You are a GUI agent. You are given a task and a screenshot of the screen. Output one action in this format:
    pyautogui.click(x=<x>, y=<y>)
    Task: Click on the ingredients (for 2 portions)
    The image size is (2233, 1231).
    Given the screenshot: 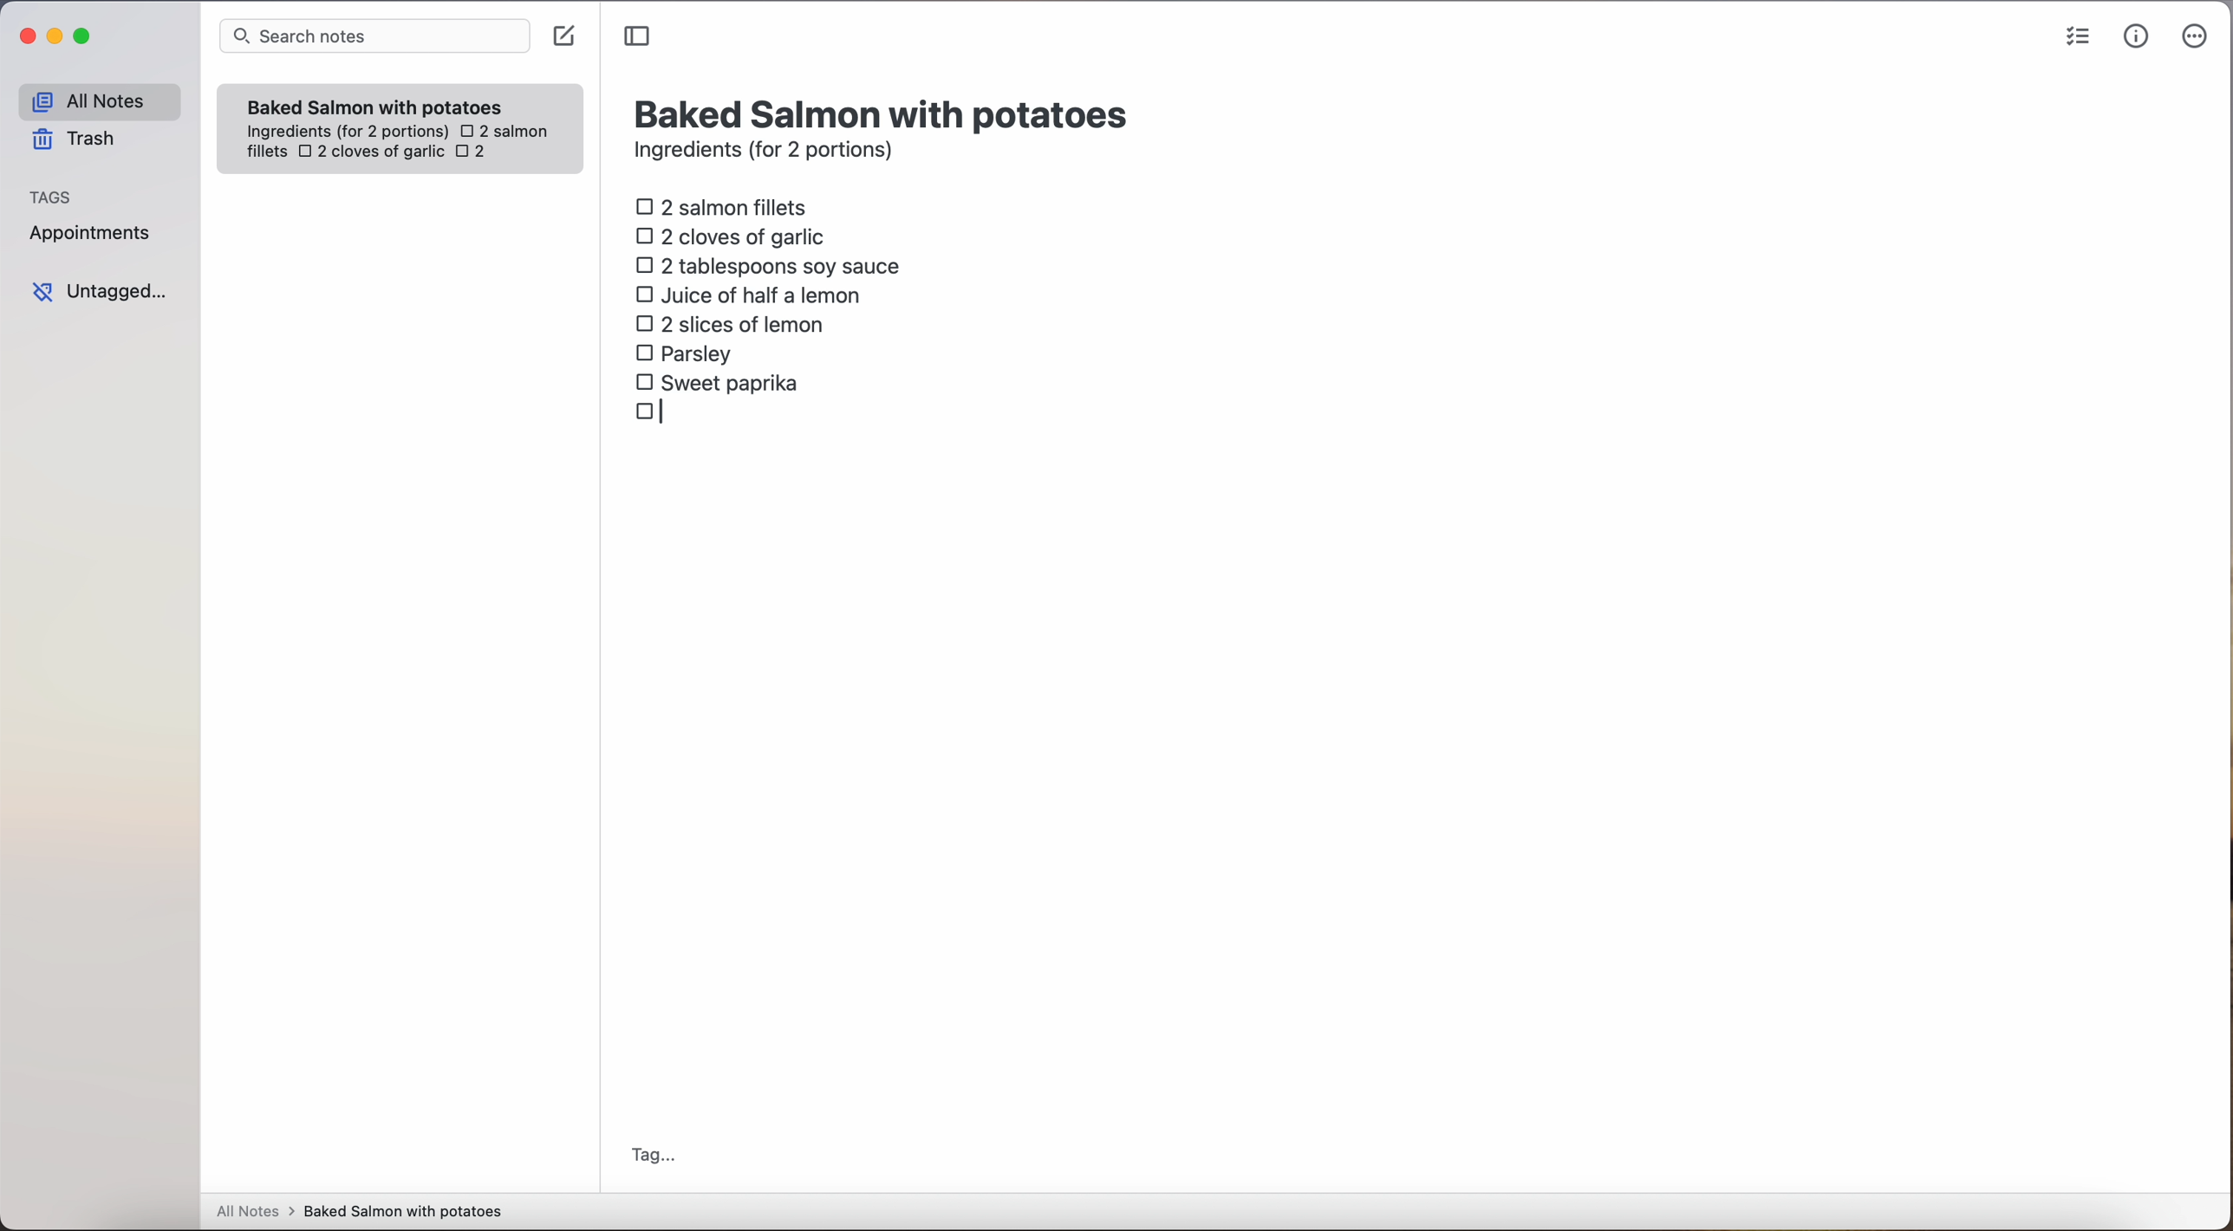 What is the action you would take?
    pyautogui.click(x=769, y=152)
    